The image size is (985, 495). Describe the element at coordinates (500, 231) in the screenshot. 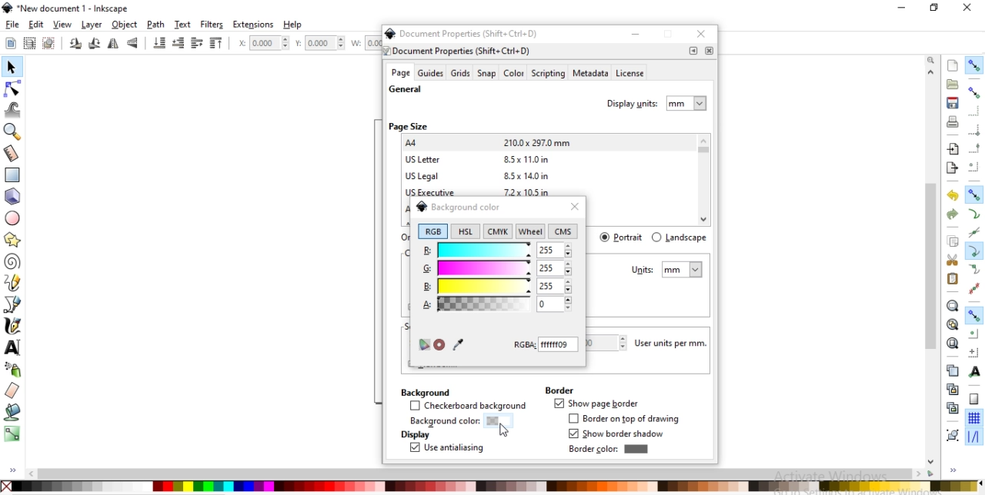

I see `myk` at that location.